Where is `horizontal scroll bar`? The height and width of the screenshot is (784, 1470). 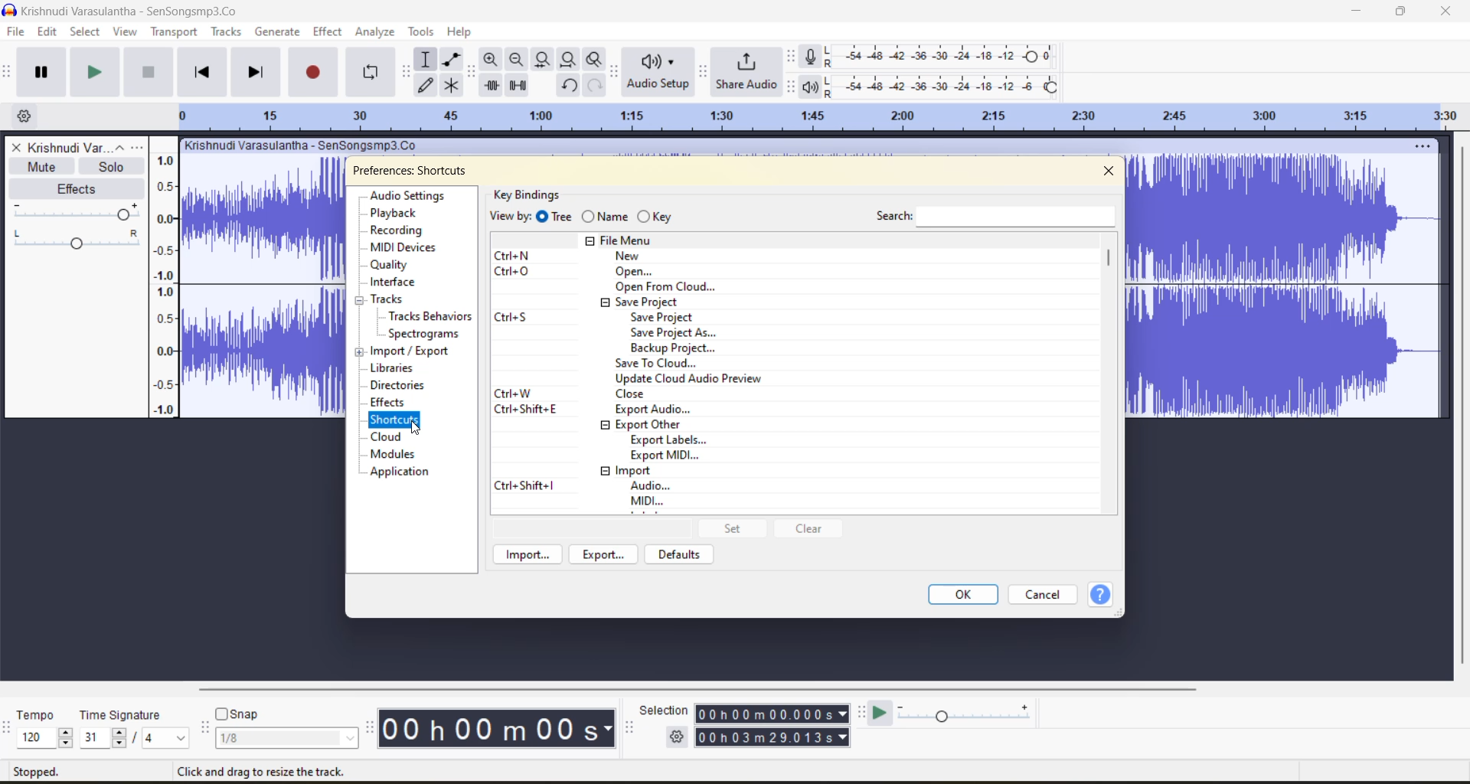
horizontal scroll bar is located at coordinates (708, 685).